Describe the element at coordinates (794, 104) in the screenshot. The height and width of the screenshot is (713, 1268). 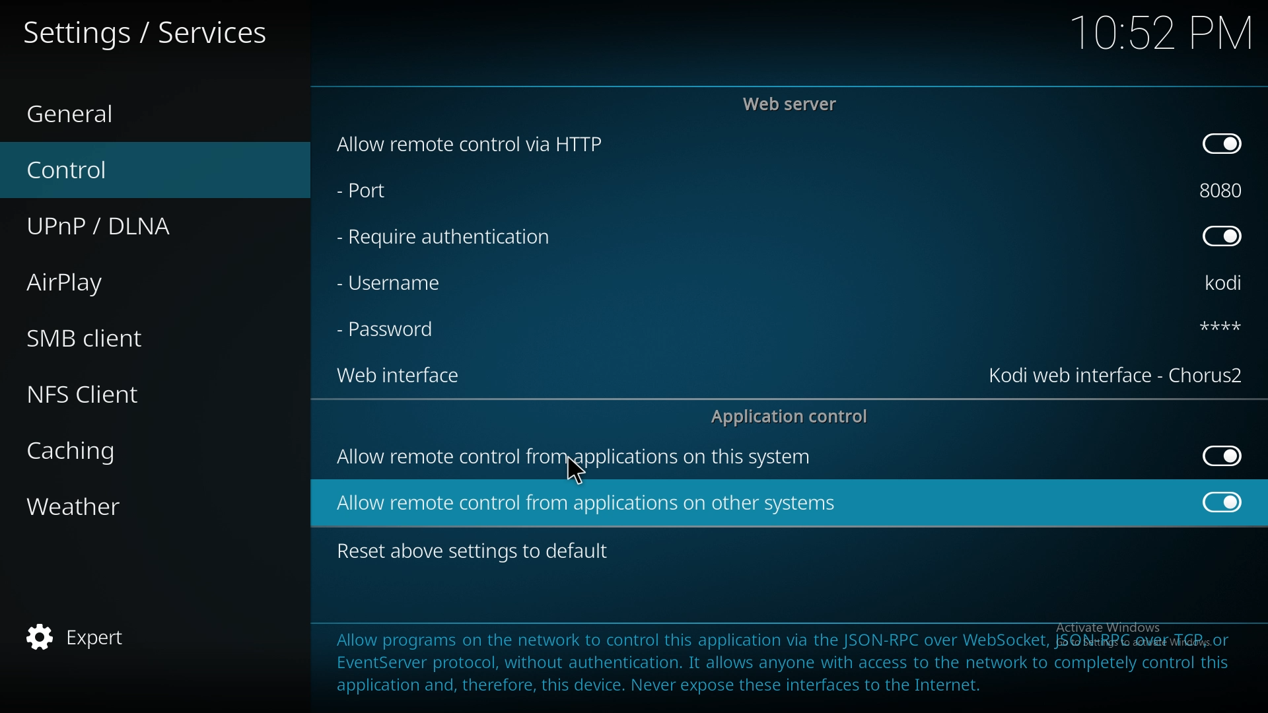
I see `web server` at that location.